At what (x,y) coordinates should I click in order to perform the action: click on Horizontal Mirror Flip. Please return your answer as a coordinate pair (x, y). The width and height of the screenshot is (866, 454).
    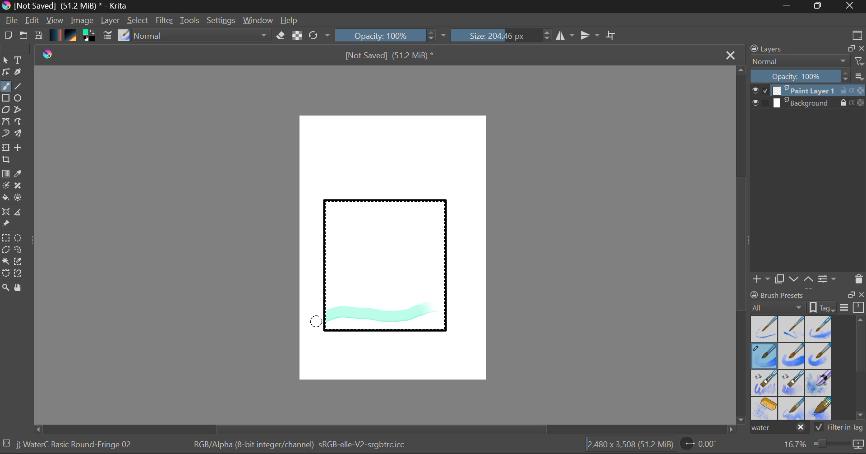
    Looking at the image, I should click on (592, 36).